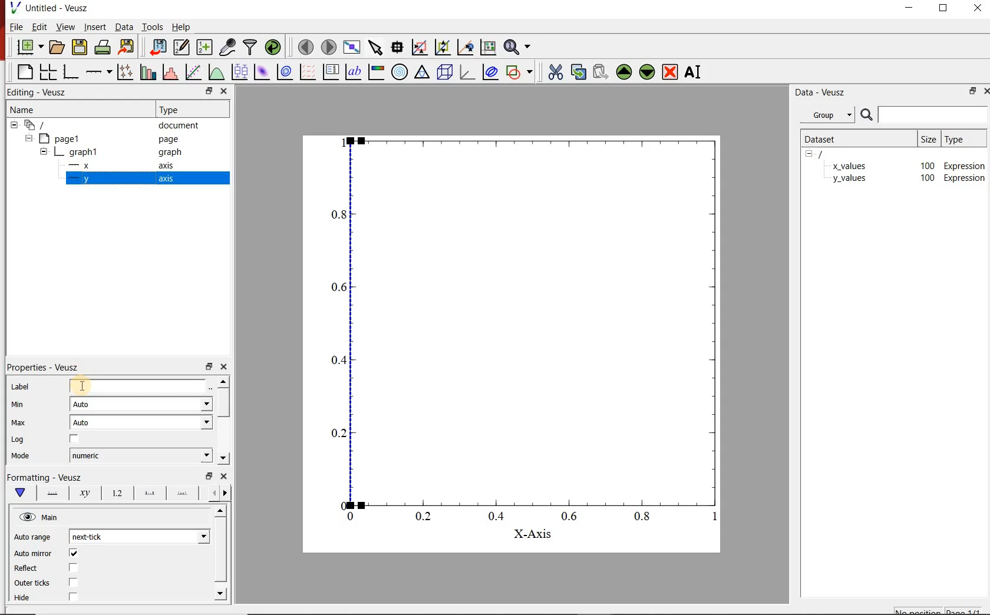 Image resolution: width=990 pixels, height=615 pixels. Describe the element at coordinates (227, 494) in the screenshot. I see `previous options` at that location.